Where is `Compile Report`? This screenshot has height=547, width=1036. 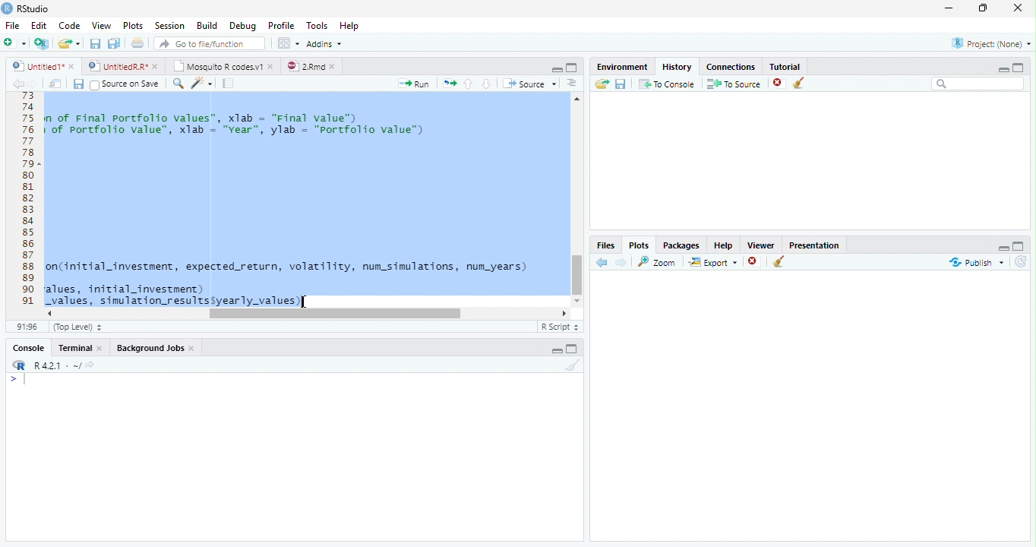 Compile Report is located at coordinates (230, 84).